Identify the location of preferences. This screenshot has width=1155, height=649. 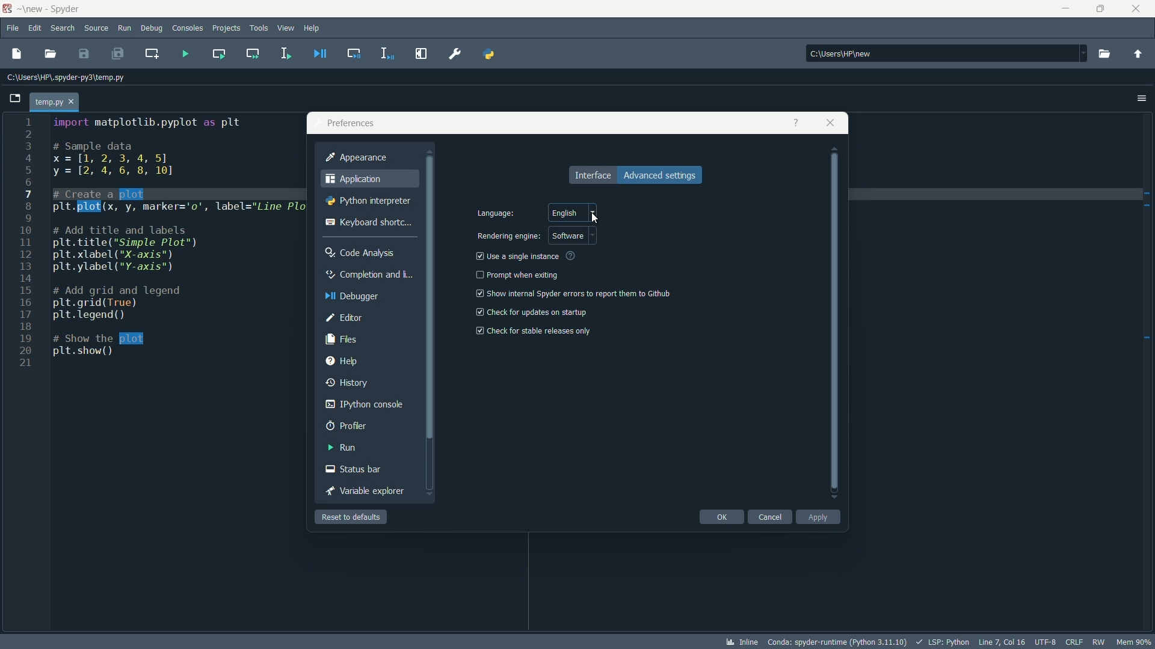
(351, 123).